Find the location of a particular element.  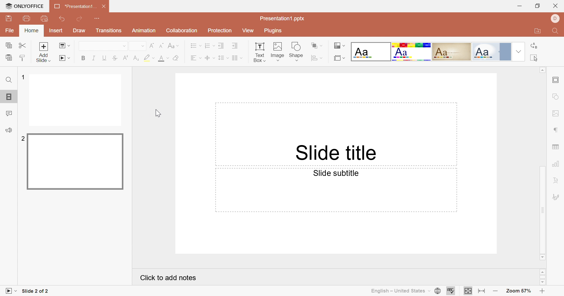

Table settings is located at coordinates (557, 147).